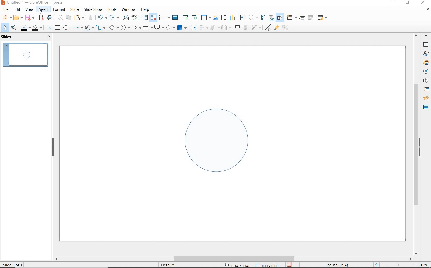 The height and width of the screenshot is (268, 431). What do you see at coordinates (60, 18) in the screenshot?
I see `cut` at bounding box center [60, 18].